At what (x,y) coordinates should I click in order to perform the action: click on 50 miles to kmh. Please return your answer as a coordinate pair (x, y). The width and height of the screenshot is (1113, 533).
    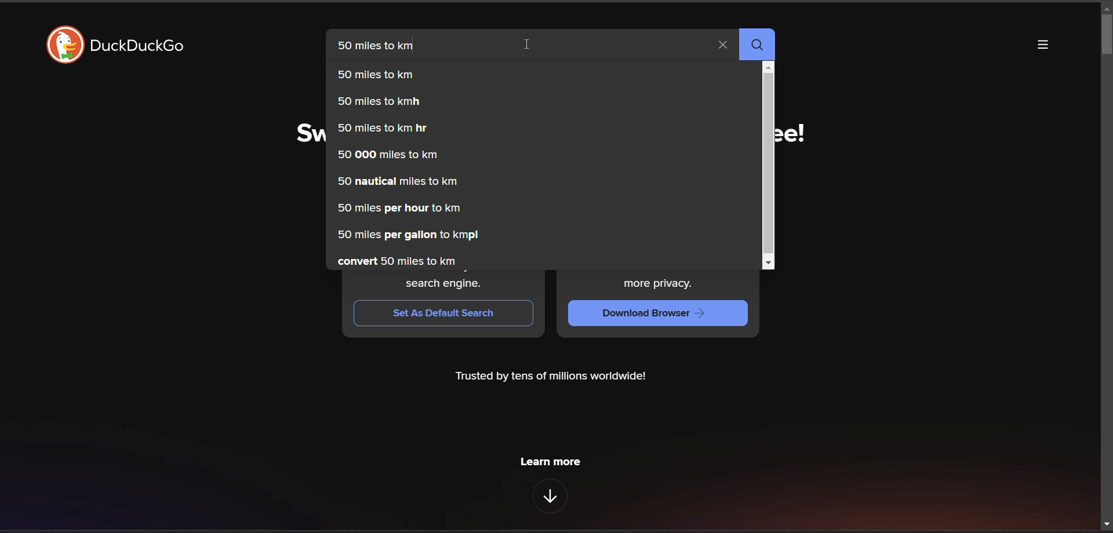
    Looking at the image, I should click on (380, 103).